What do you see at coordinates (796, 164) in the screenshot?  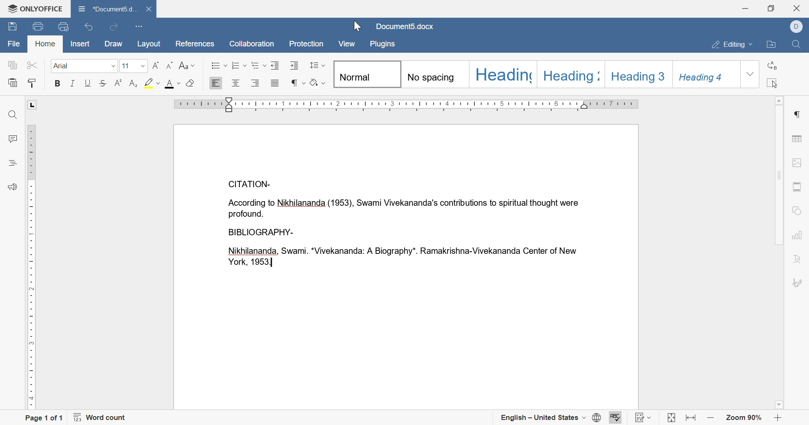 I see `image settings` at bounding box center [796, 164].